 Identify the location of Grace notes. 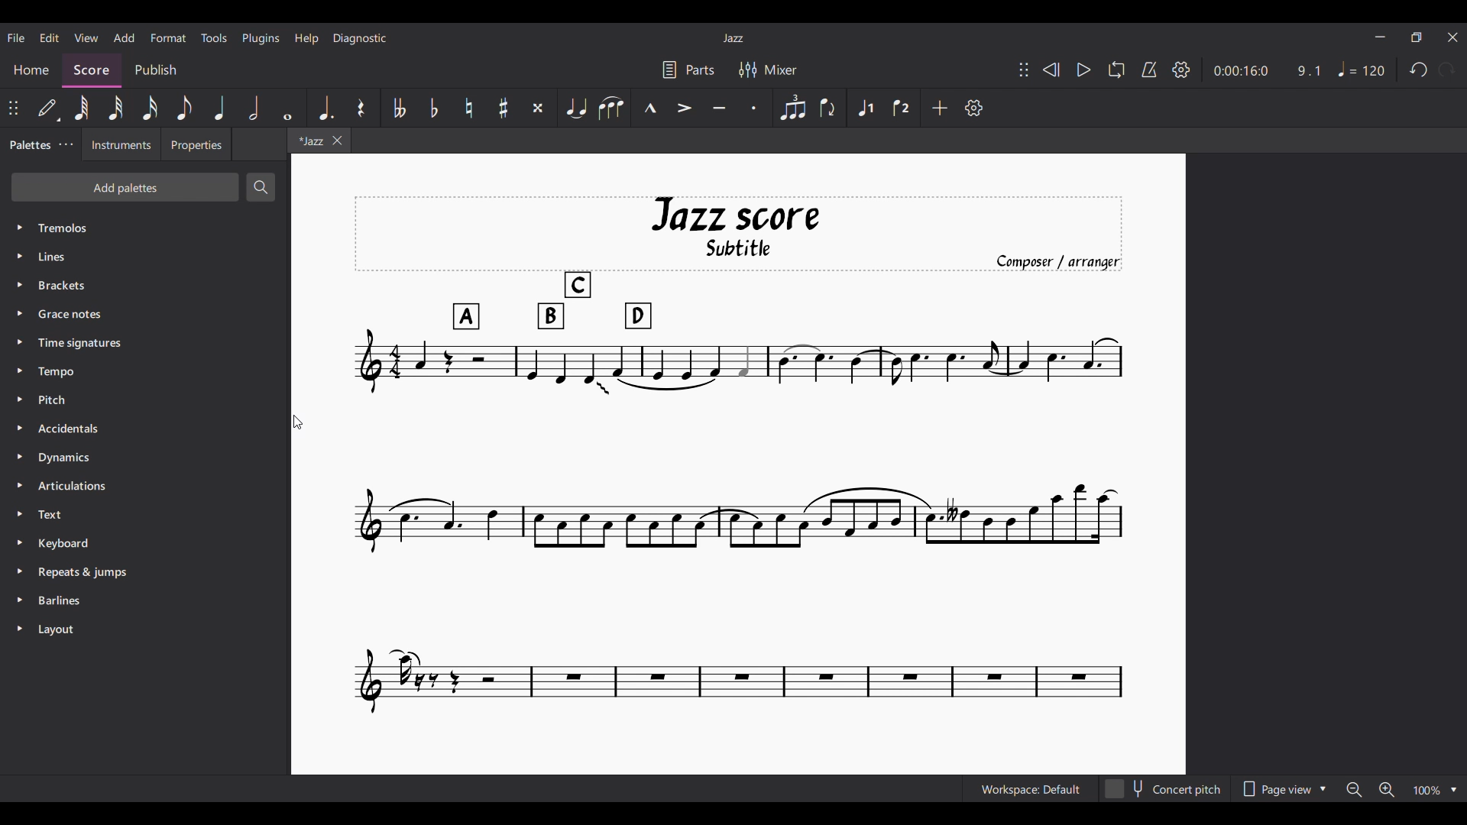
(145, 313).